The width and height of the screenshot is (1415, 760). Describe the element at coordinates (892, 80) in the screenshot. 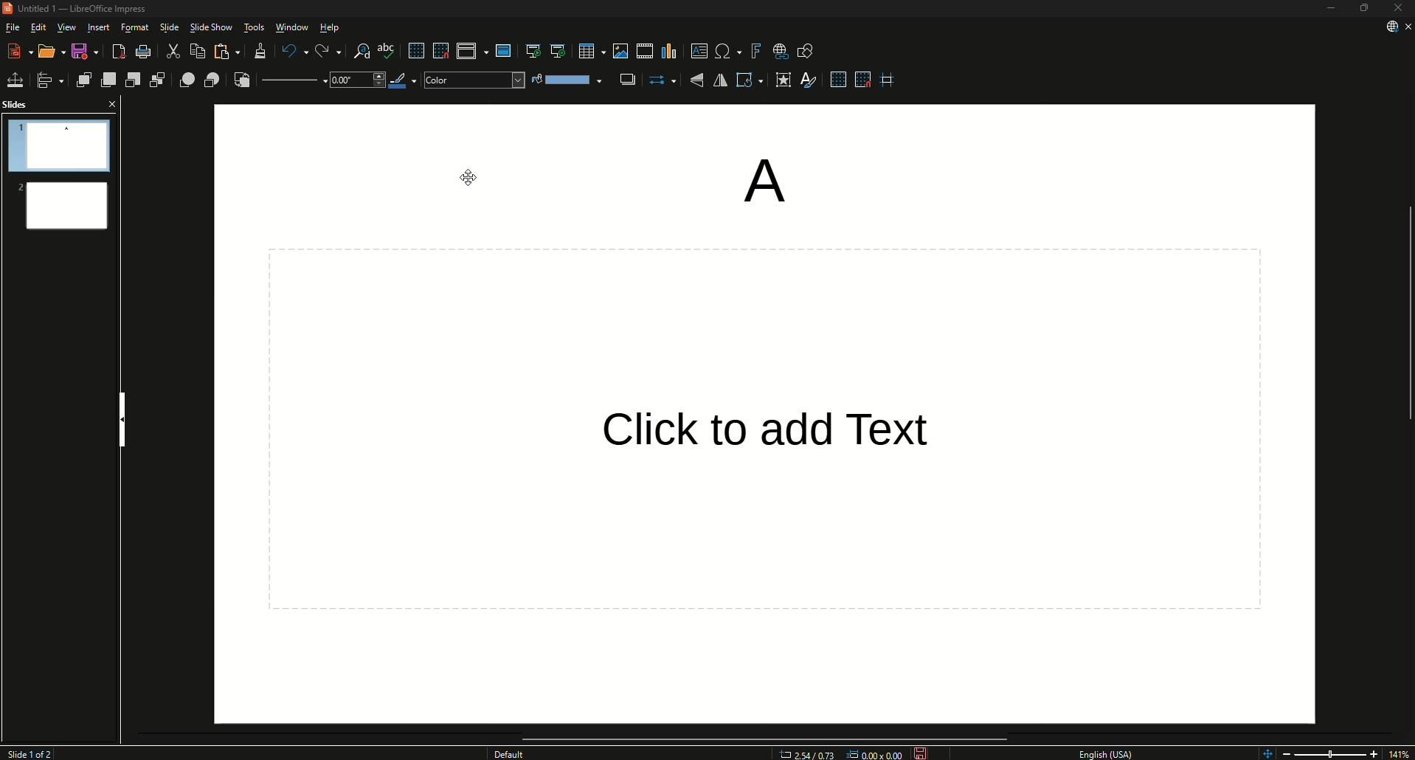

I see `Helplines While Moving` at that location.